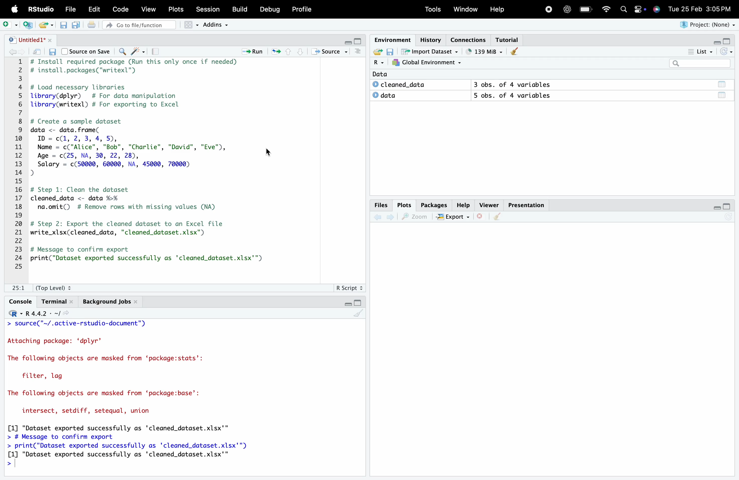  Describe the element at coordinates (358, 51) in the screenshot. I see `Show document outline (Ctrl + Shift + O)` at that location.